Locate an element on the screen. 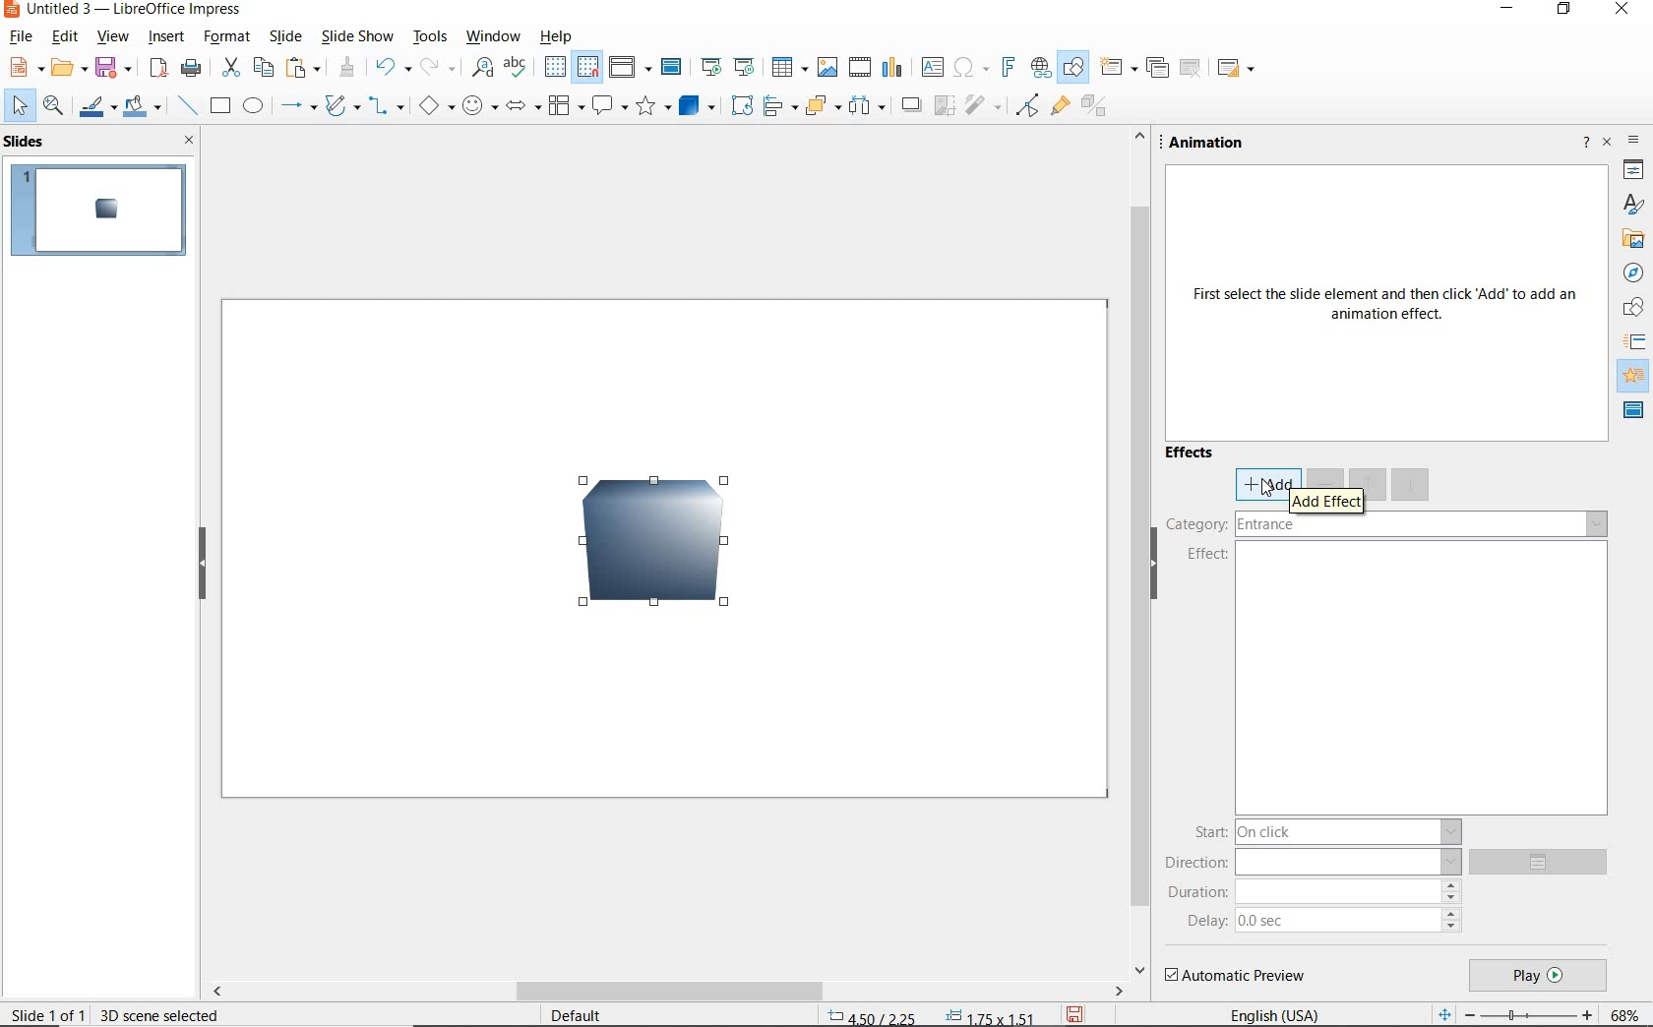  filter is located at coordinates (982, 103).